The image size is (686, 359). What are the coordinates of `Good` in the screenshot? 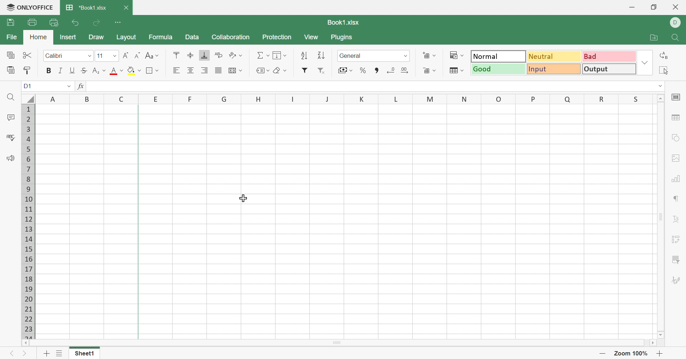 It's located at (499, 70).